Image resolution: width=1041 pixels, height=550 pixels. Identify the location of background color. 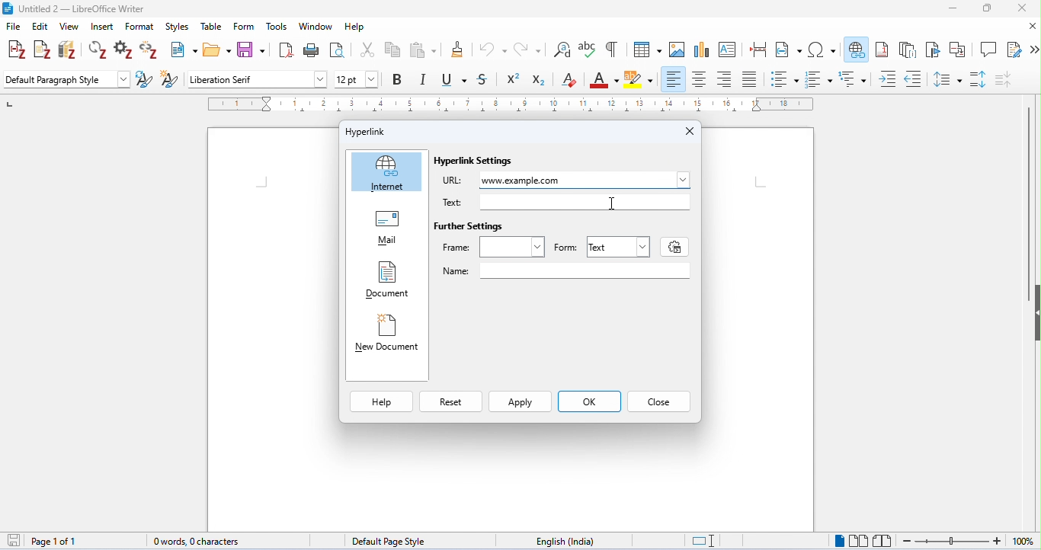
(640, 80).